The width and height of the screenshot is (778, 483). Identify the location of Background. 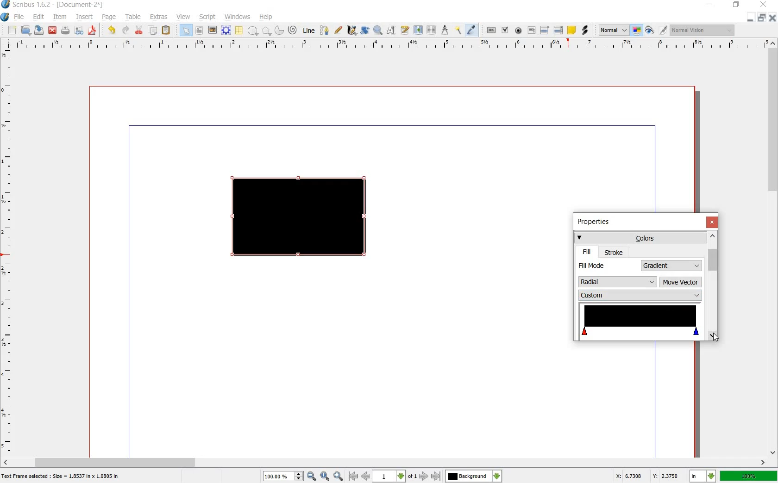
(474, 476).